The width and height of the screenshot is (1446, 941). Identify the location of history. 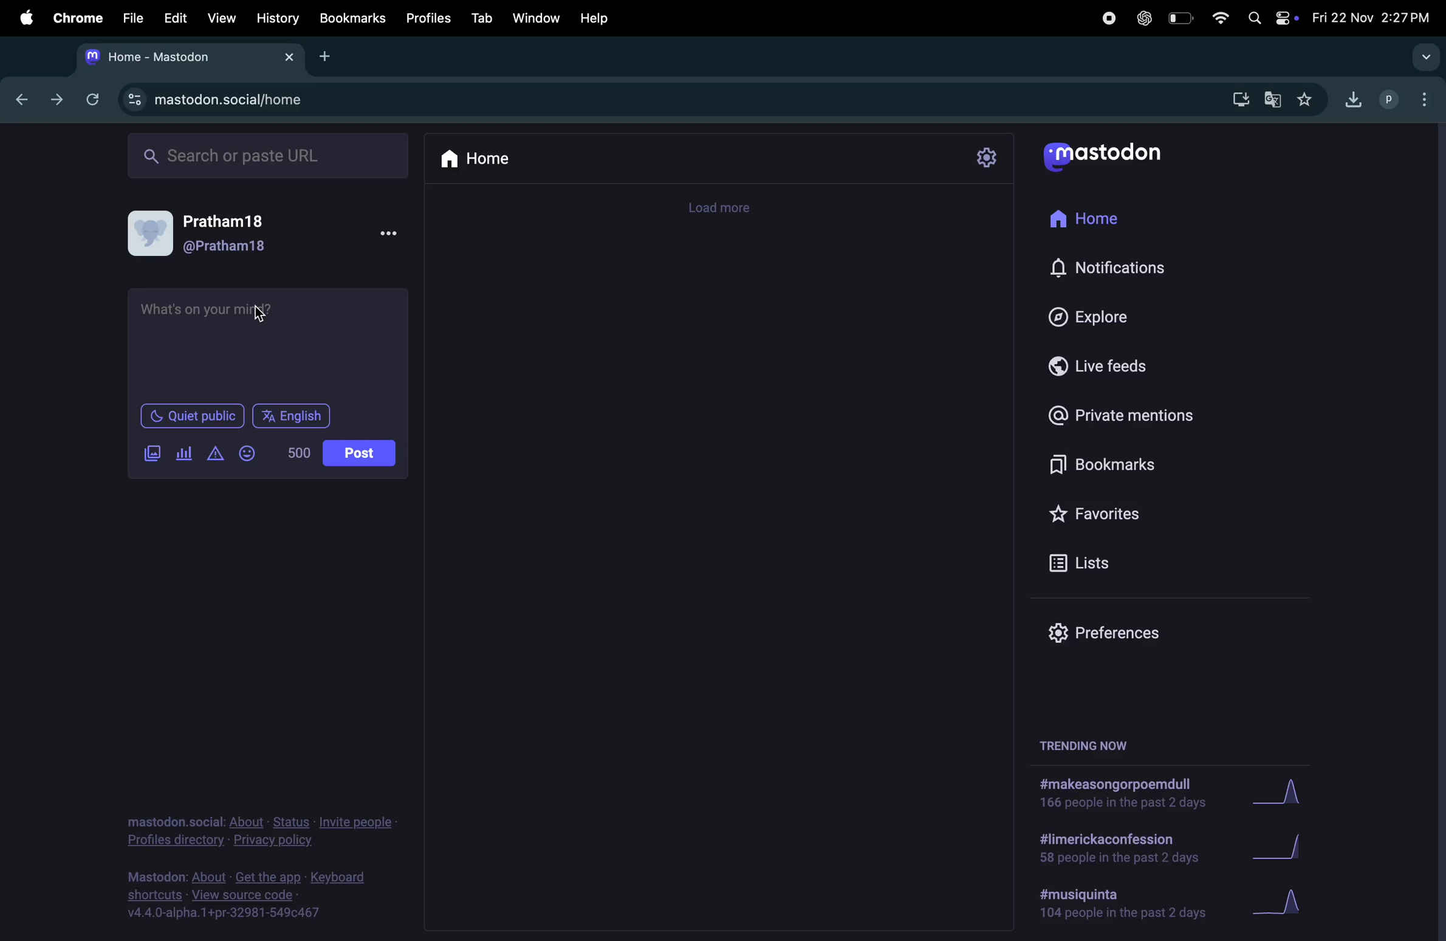
(276, 16).